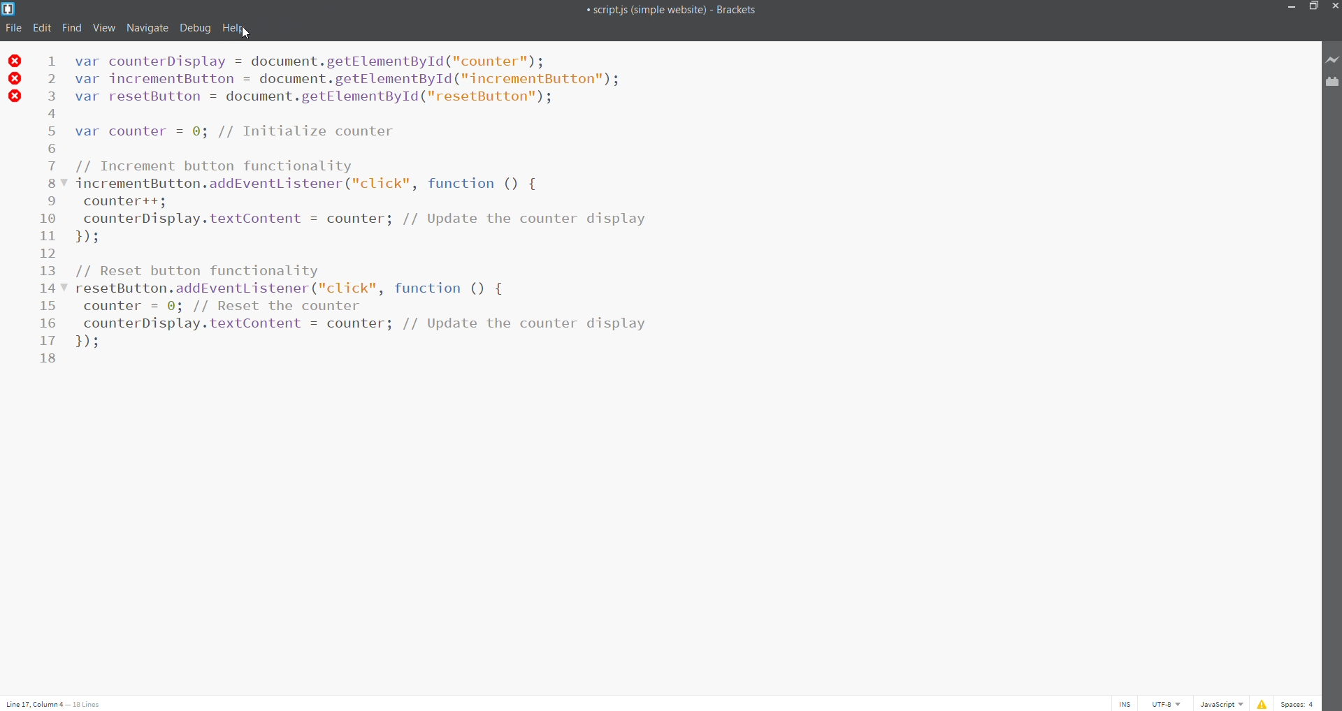  Describe the element at coordinates (59, 701) in the screenshot. I see `cursor position` at that location.